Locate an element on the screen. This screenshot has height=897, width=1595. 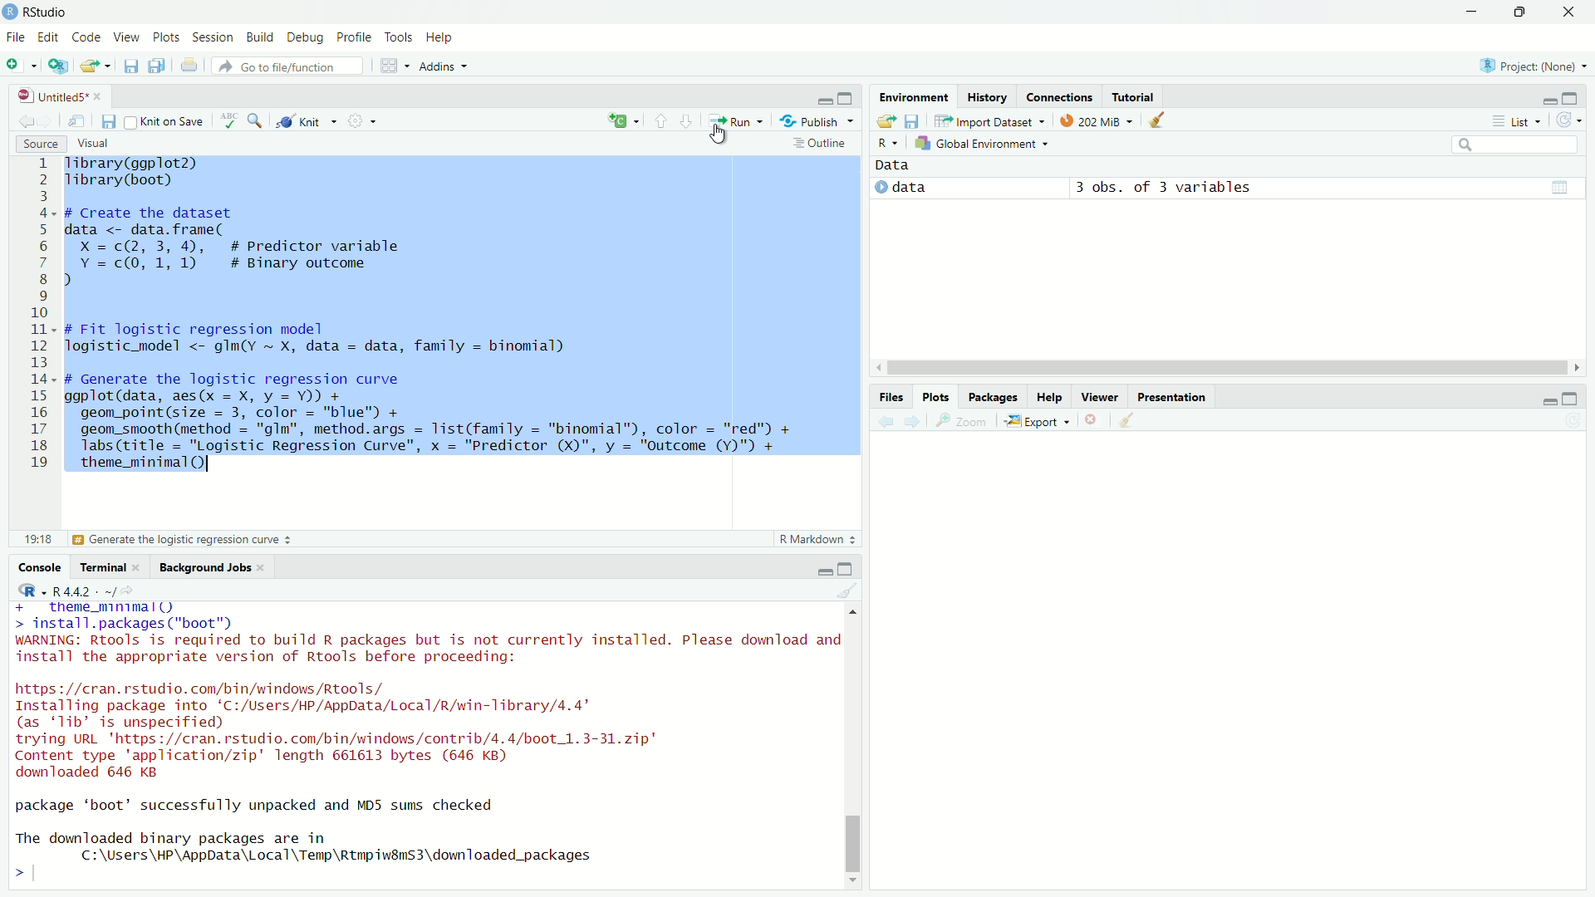
minimize is located at coordinates (825, 571).